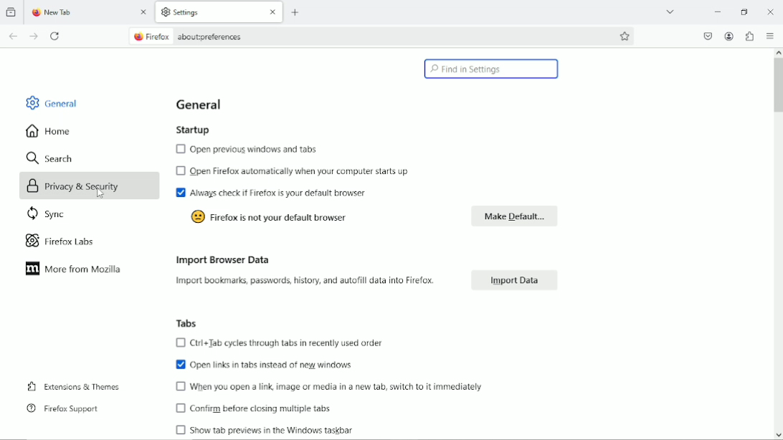 The height and width of the screenshot is (440, 783). I want to click on bookmark this page, so click(625, 36).